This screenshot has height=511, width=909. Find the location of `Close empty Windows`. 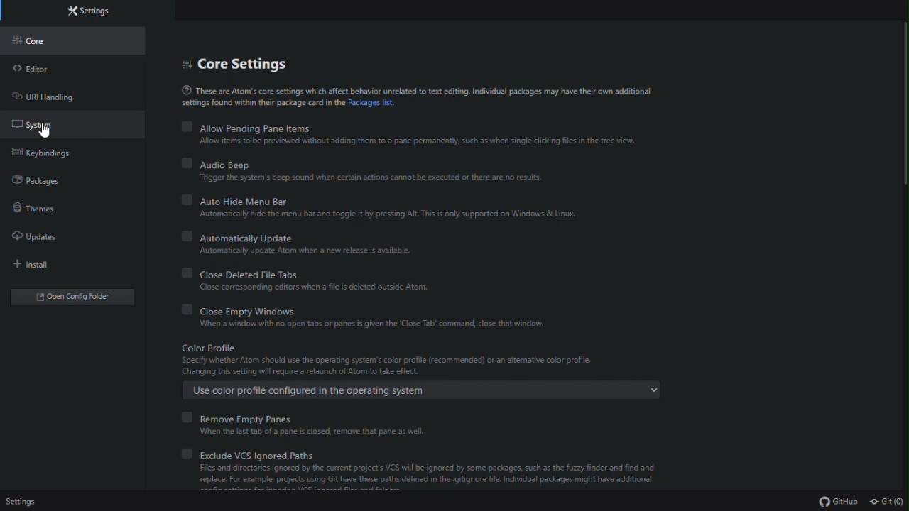

Close empty Windows is located at coordinates (376, 310).